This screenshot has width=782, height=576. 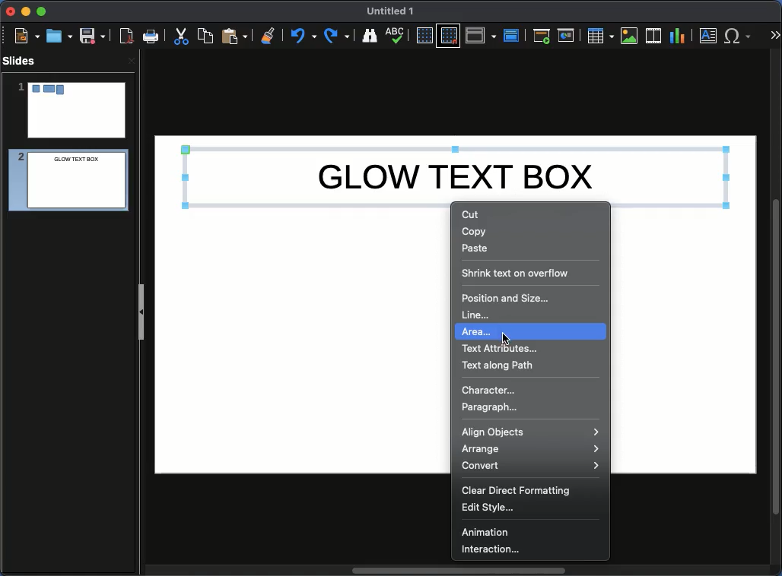 What do you see at coordinates (599, 35) in the screenshot?
I see `Table` at bounding box center [599, 35].